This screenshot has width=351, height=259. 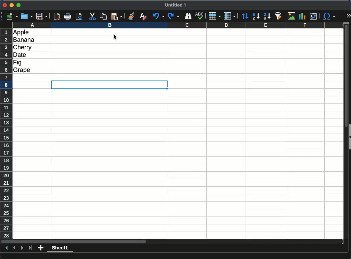 What do you see at coordinates (173, 16) in the screenshot?
I see `redo` at bounding box center [173, 16].